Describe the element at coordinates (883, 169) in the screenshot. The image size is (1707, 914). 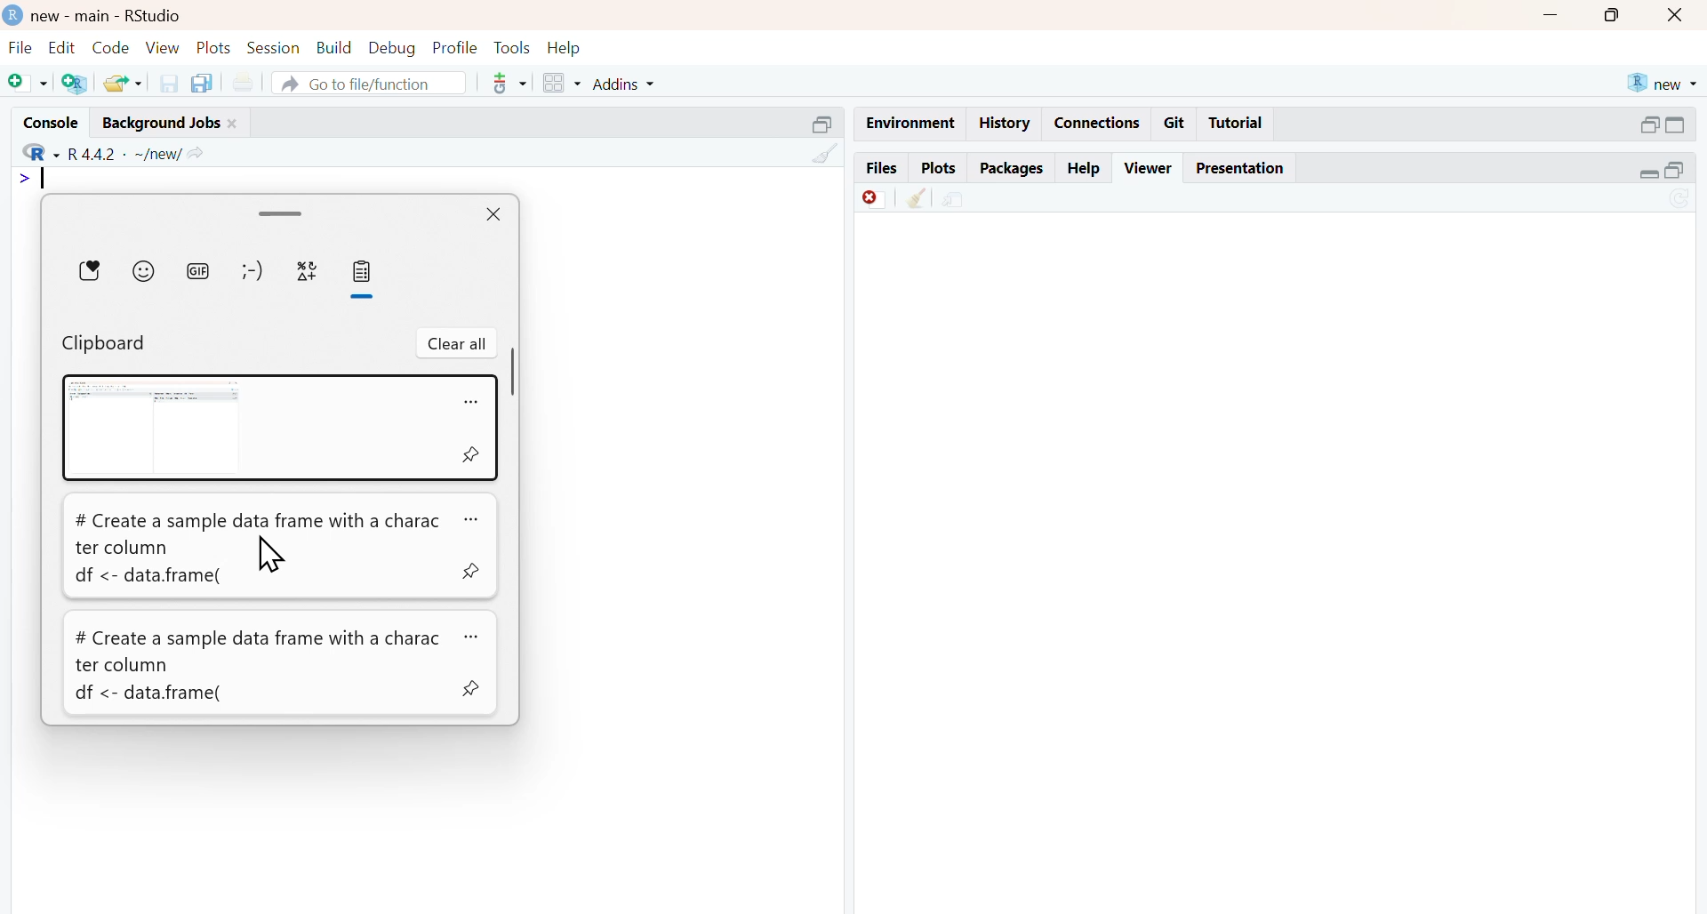
I see `files` at that location.